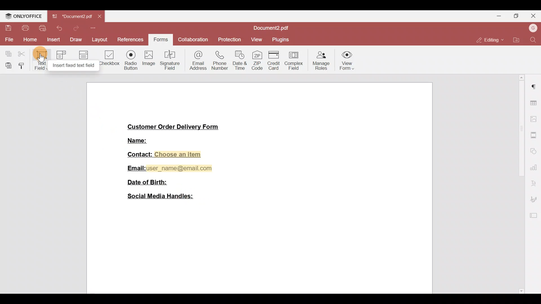 The image size is (541, 304). I want to click on Combo box, so click(62, 59).